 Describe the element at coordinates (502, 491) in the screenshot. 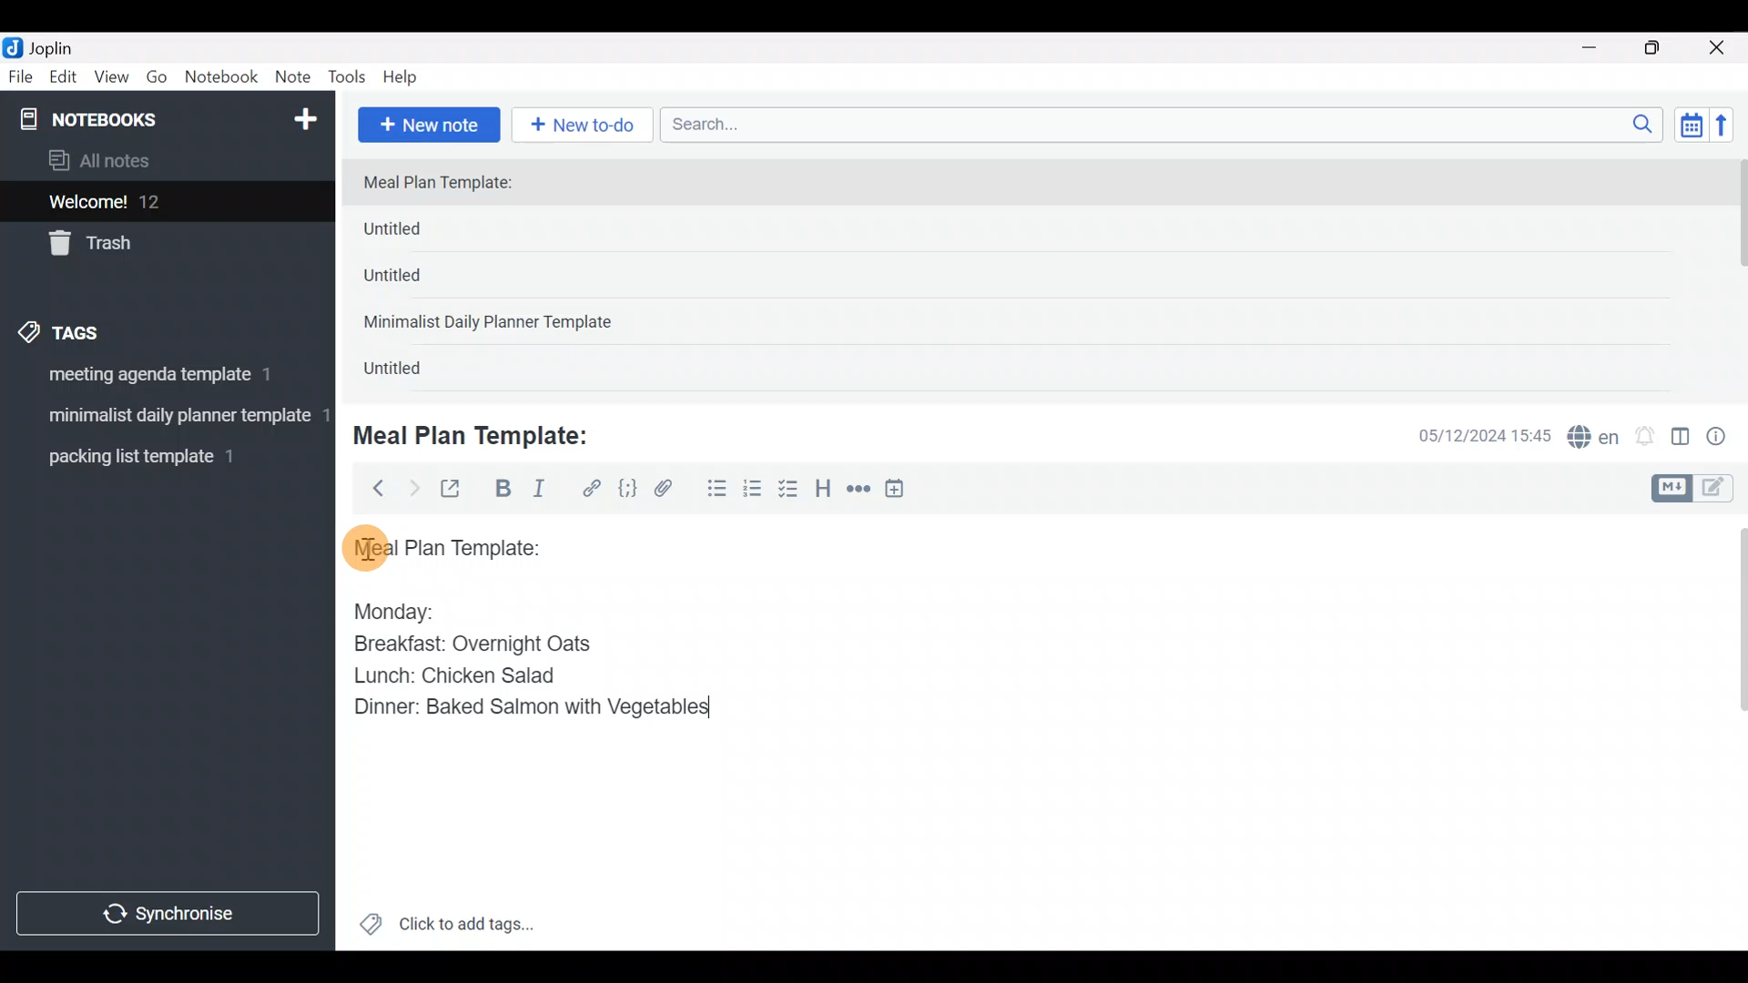

I see `Bold` at that location.